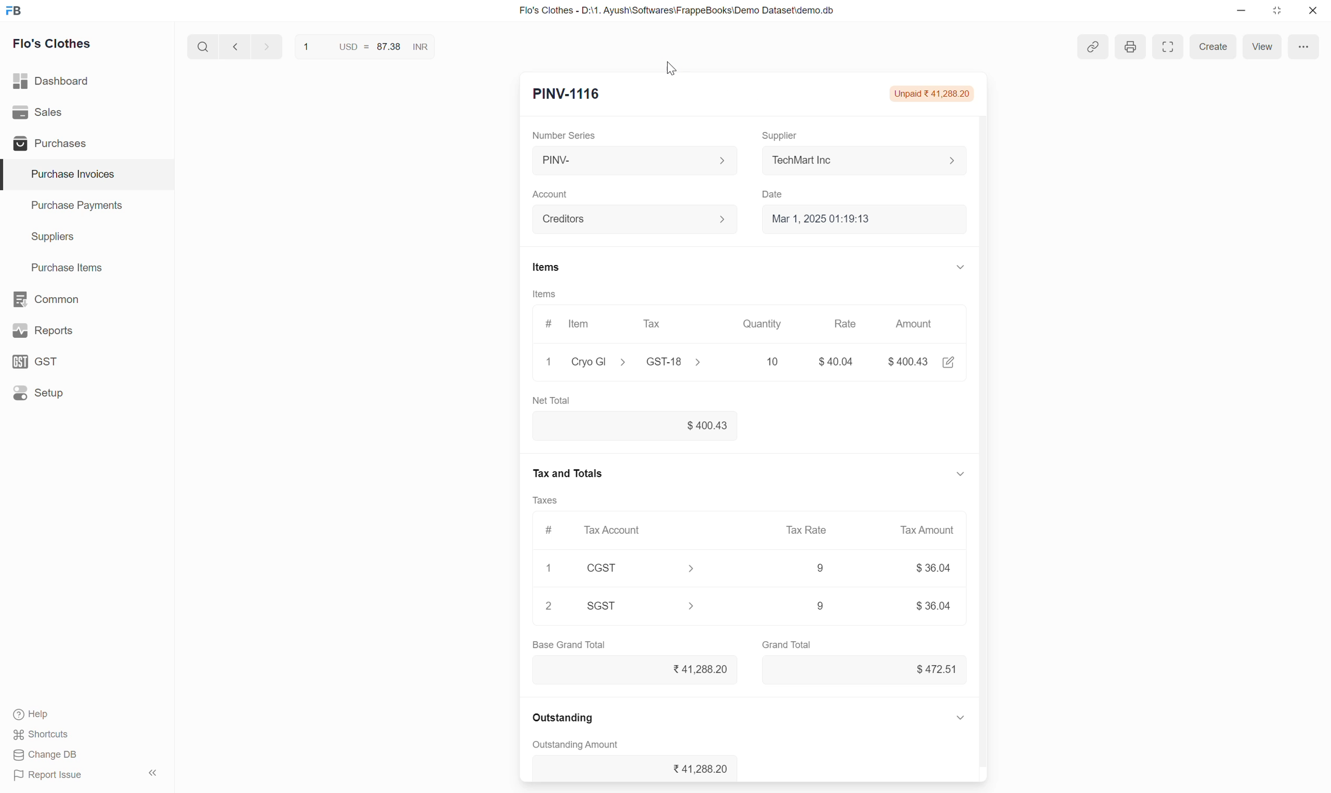  I want to click on Common, so click(48, 298).